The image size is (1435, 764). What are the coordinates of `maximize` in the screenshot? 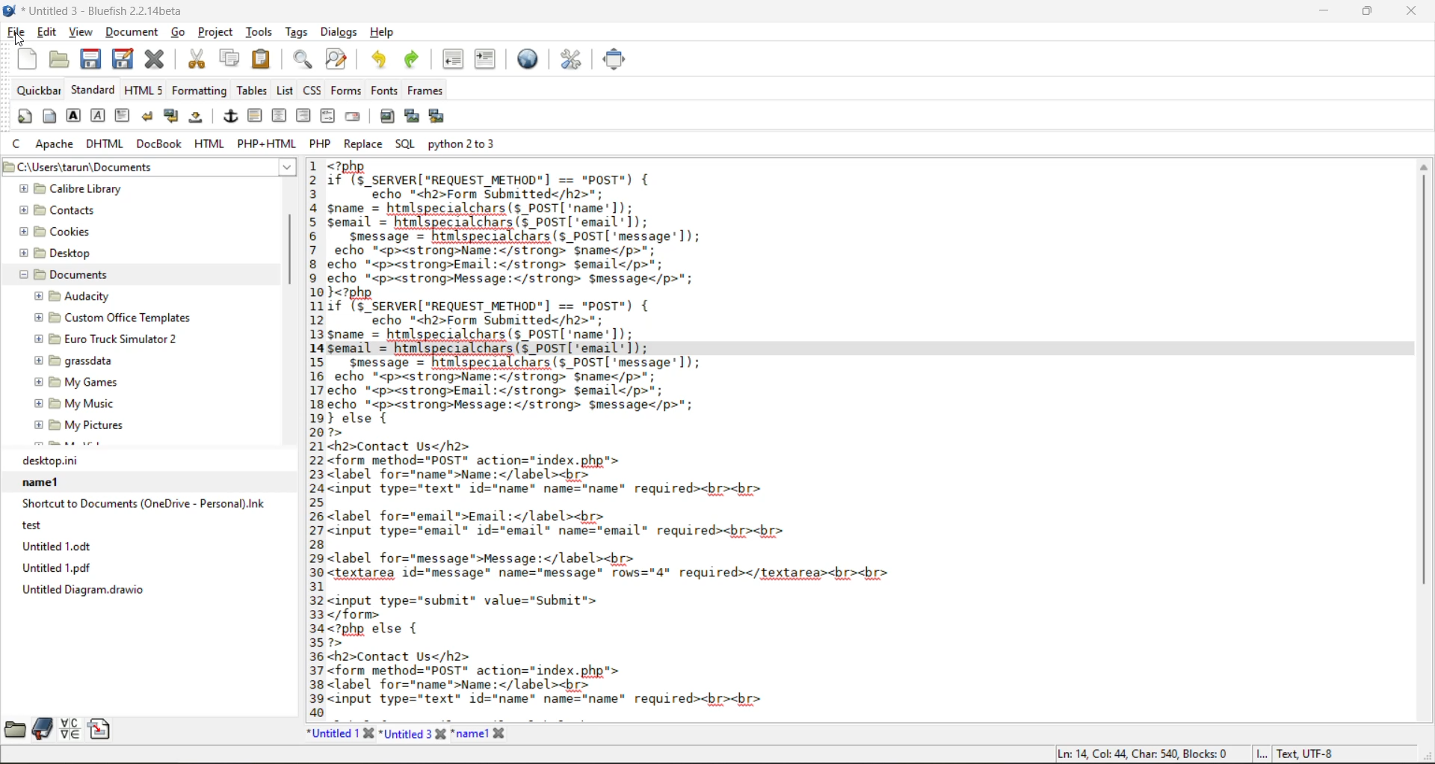 It's located at (1368, 13).